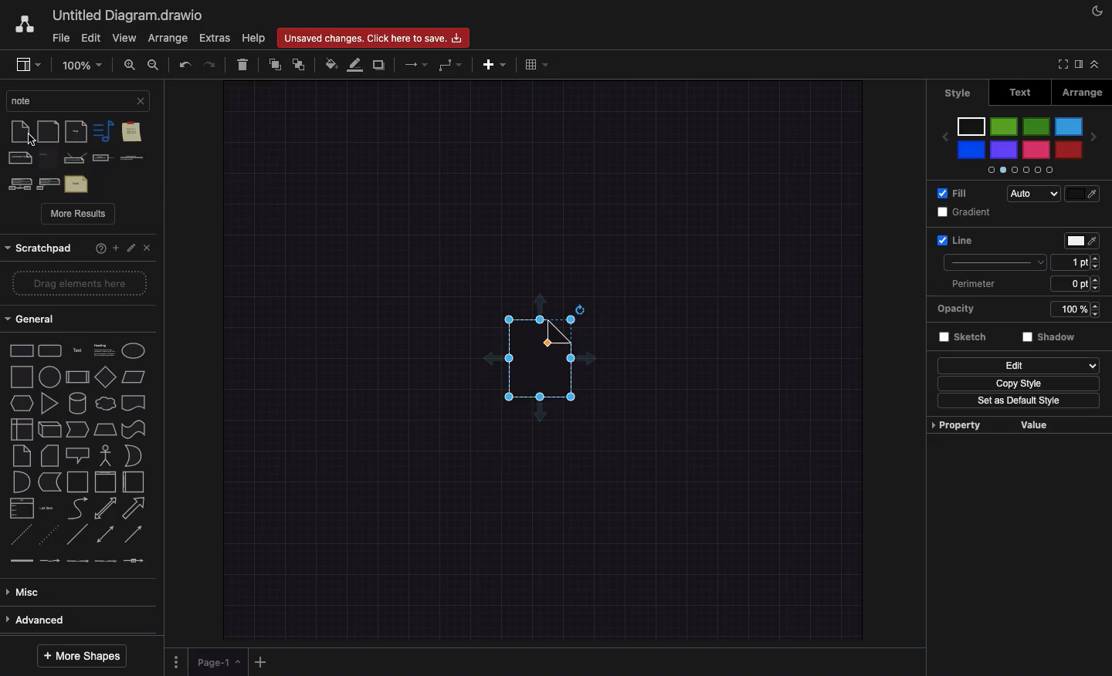 This screenshot has width=1112, height=676. What do you see at coordinates (1100, 64) in the screenshot?
I see `Collapse` at bounding box center [1100, 64].